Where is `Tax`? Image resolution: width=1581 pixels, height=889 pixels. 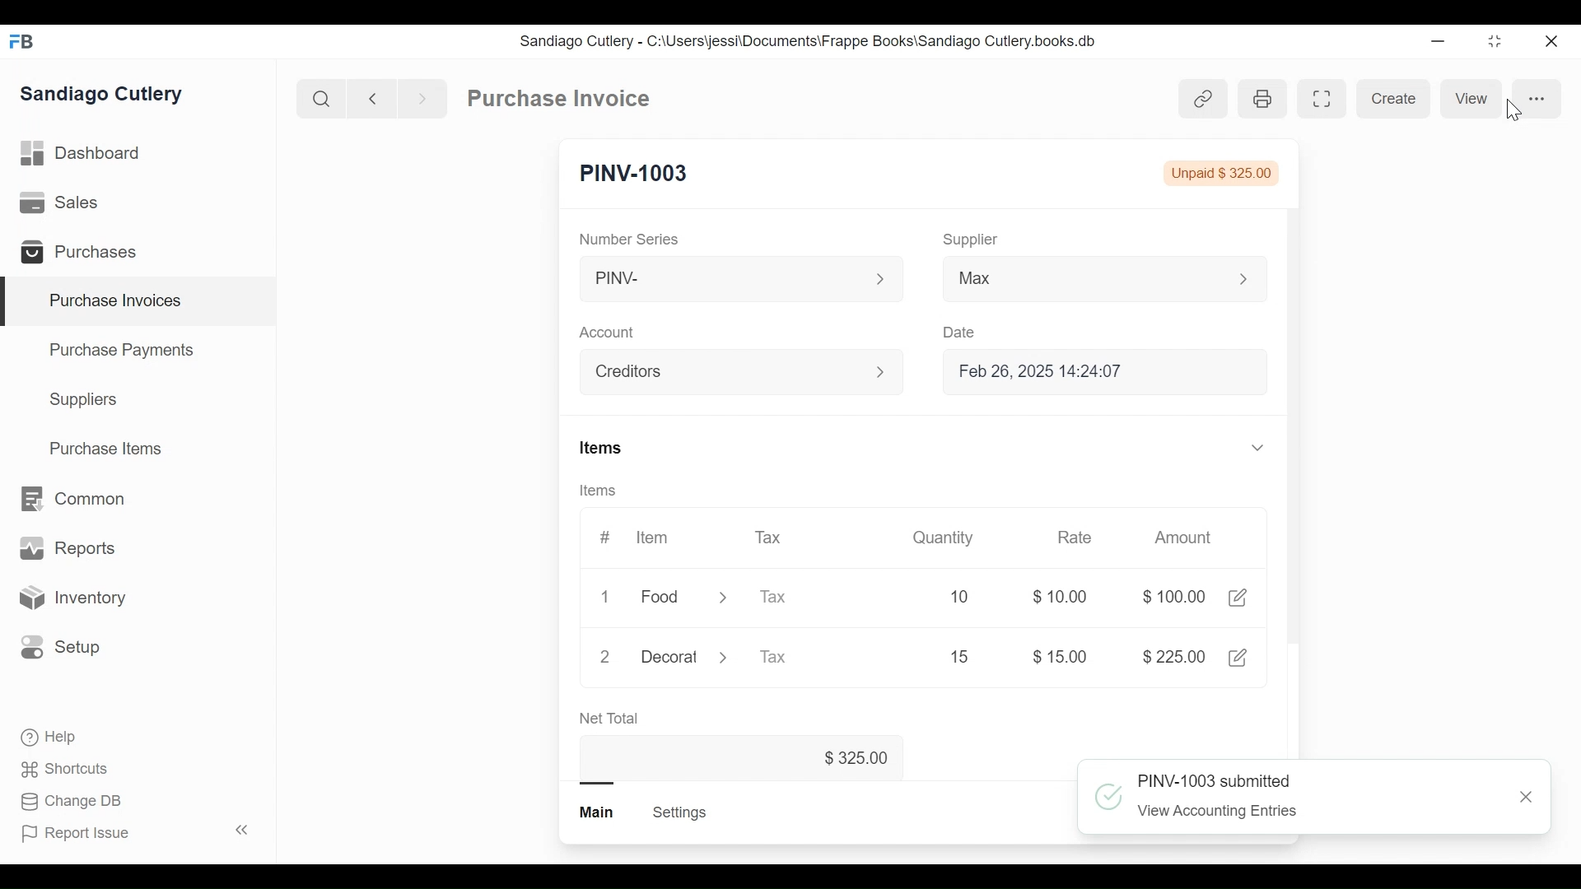
Tax is located at coordinates (794, 596).